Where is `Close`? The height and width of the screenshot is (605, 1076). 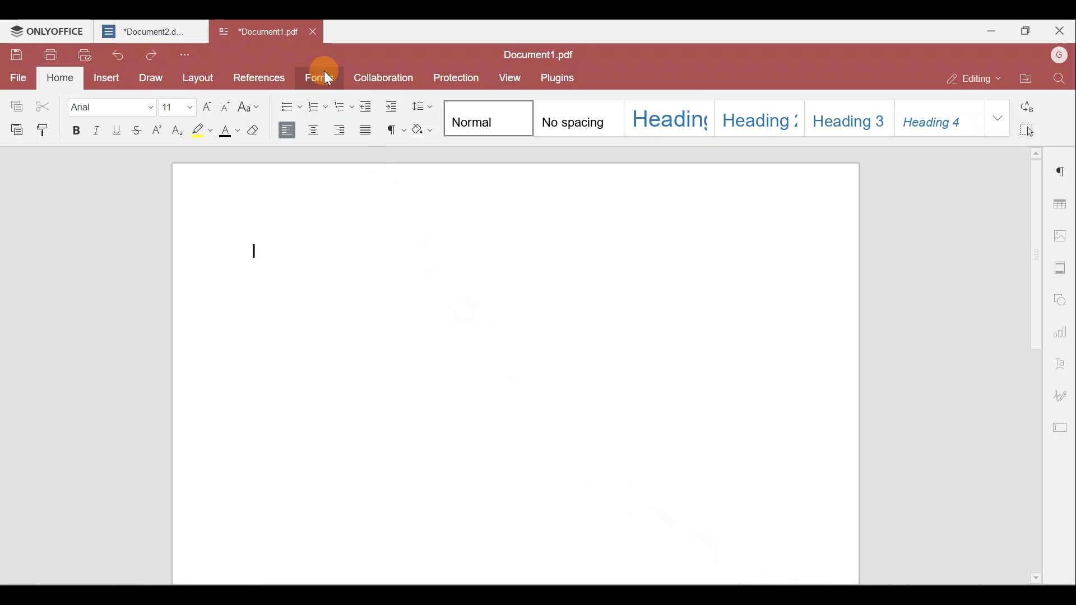 Close is located at coordinates (1060, 31).